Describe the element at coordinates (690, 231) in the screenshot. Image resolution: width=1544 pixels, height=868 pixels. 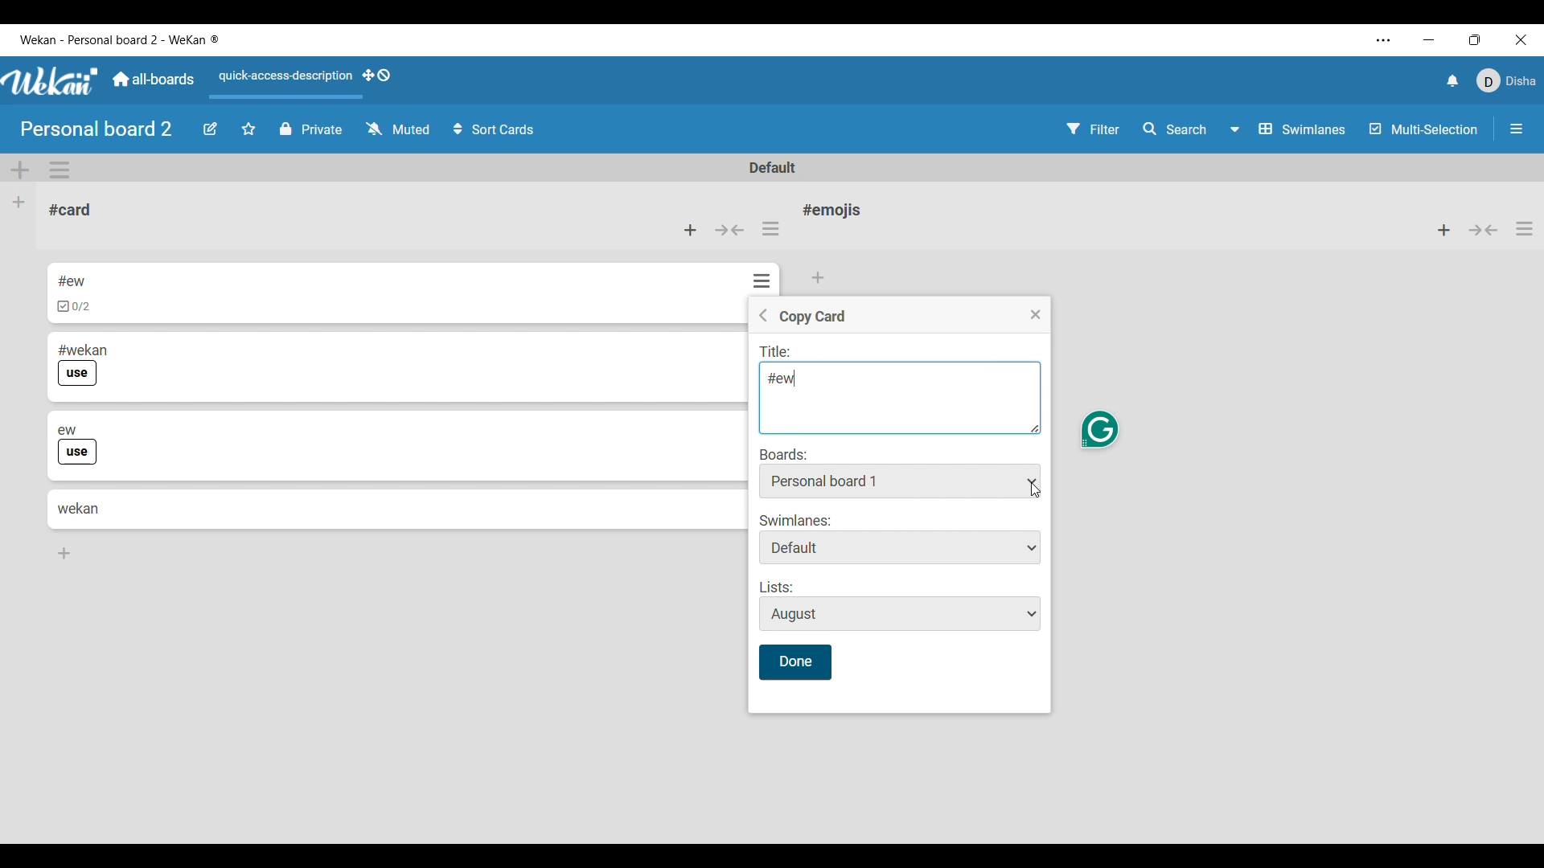
I see `Add card to top of list` at that location.